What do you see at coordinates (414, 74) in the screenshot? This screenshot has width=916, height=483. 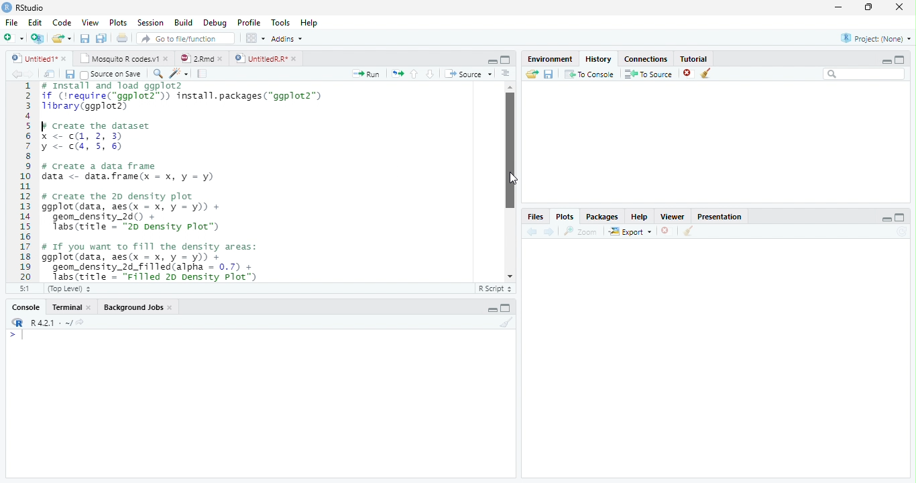 I see `up` at bounding box center [414, 74].